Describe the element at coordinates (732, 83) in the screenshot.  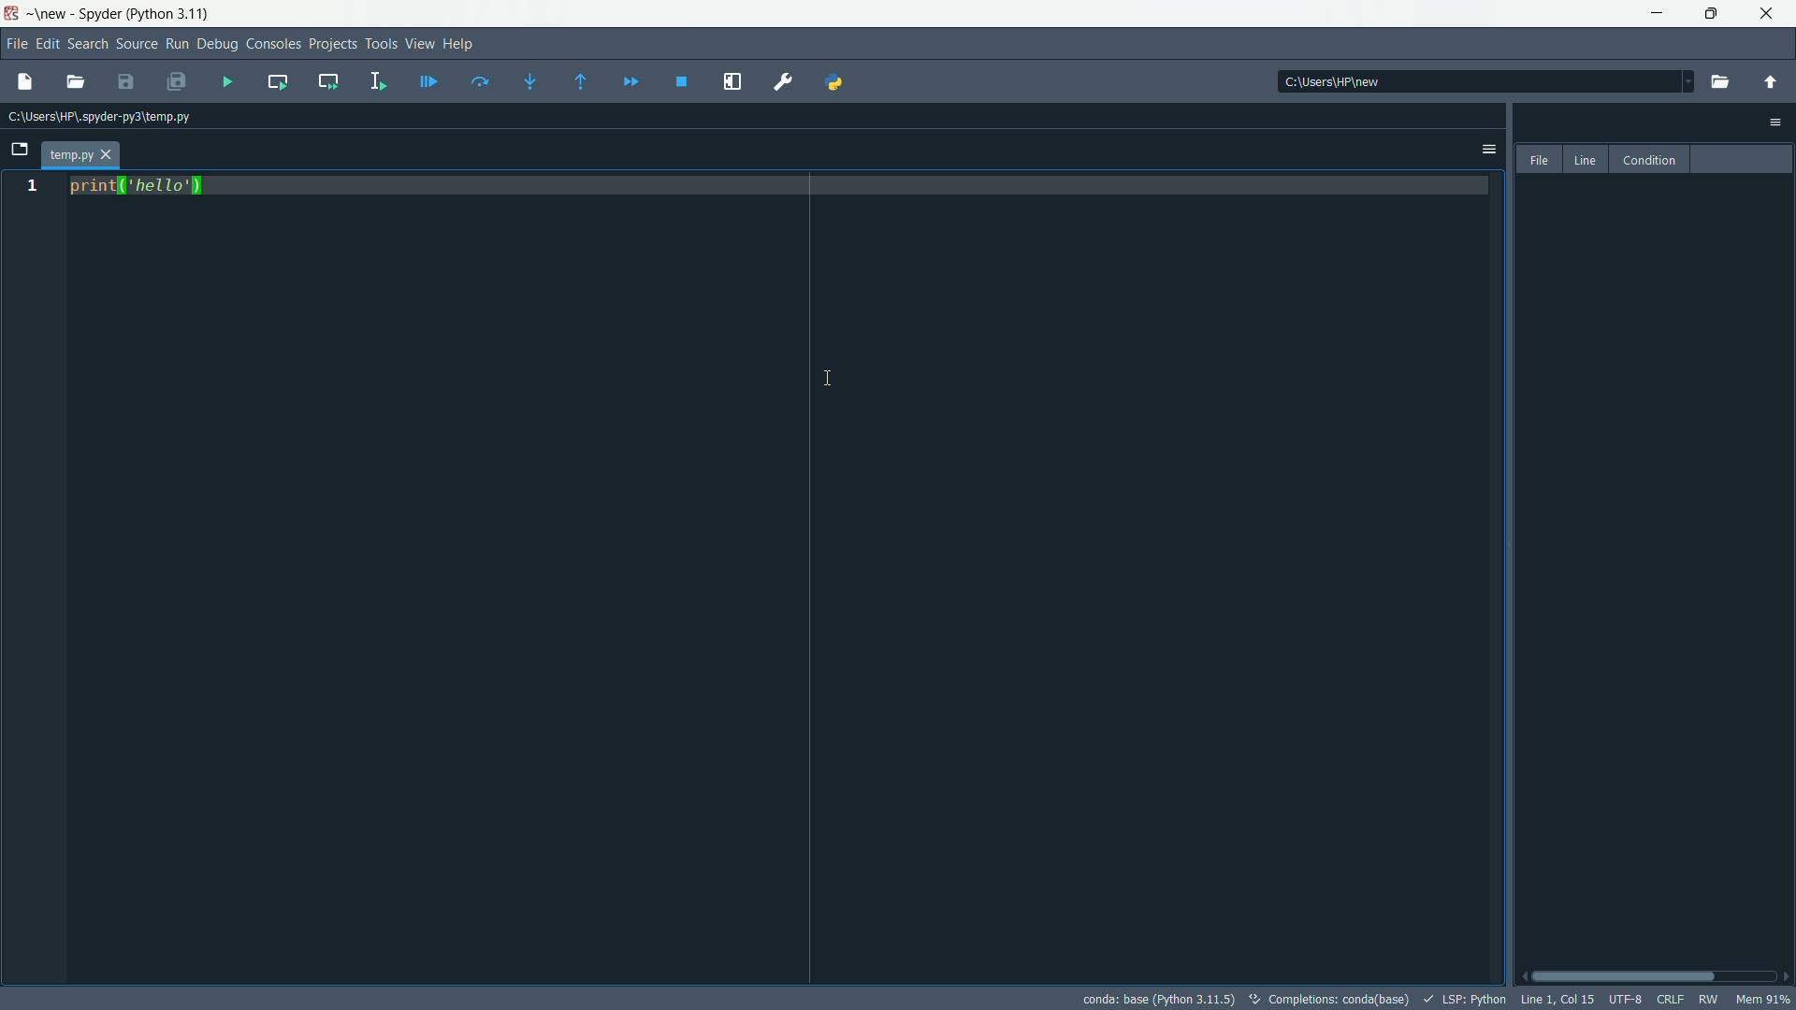
I see `maximize current pane` at that location.